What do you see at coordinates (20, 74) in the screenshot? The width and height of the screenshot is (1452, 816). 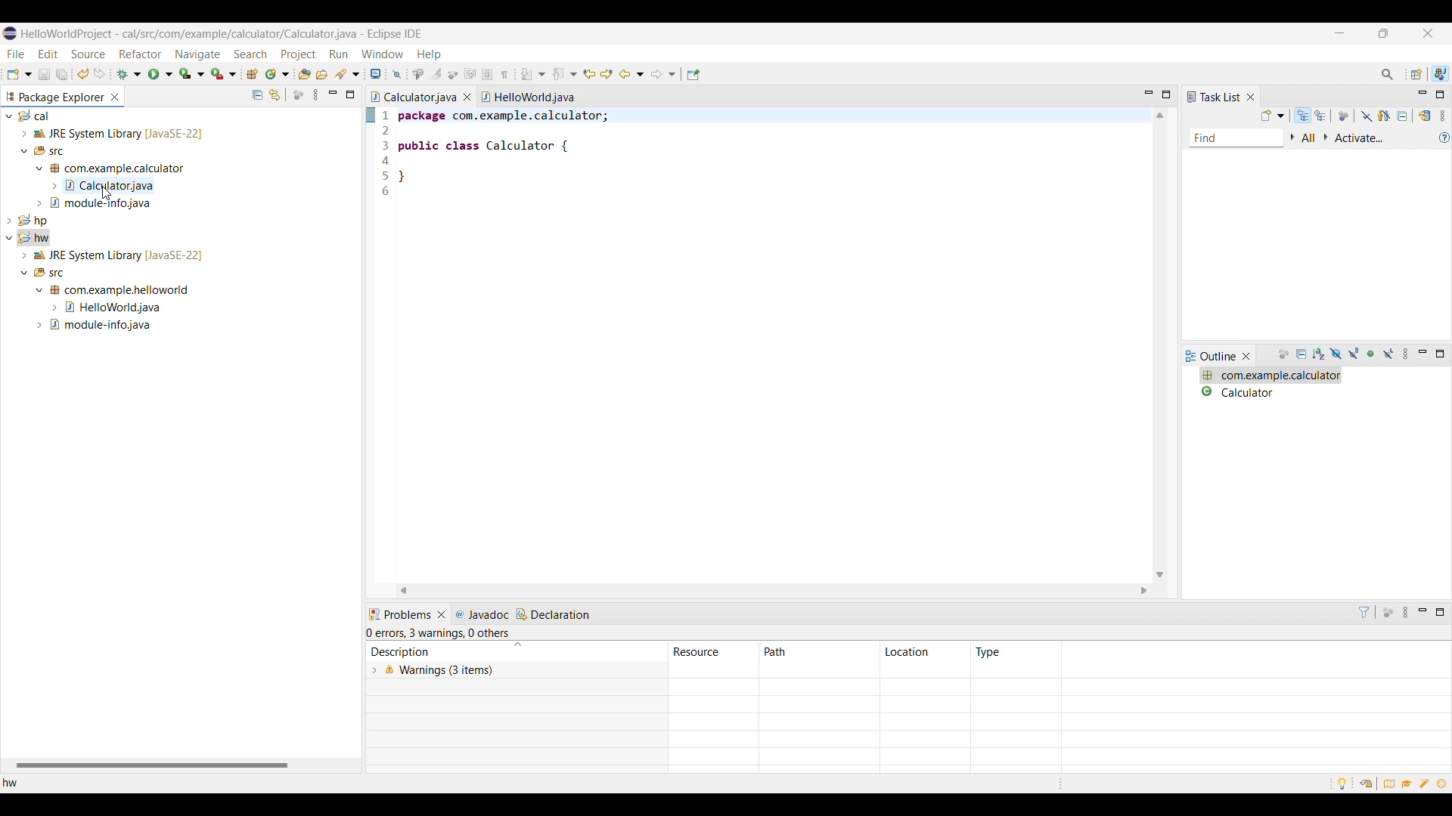 I see `New options` at bounding box center [20, 74].